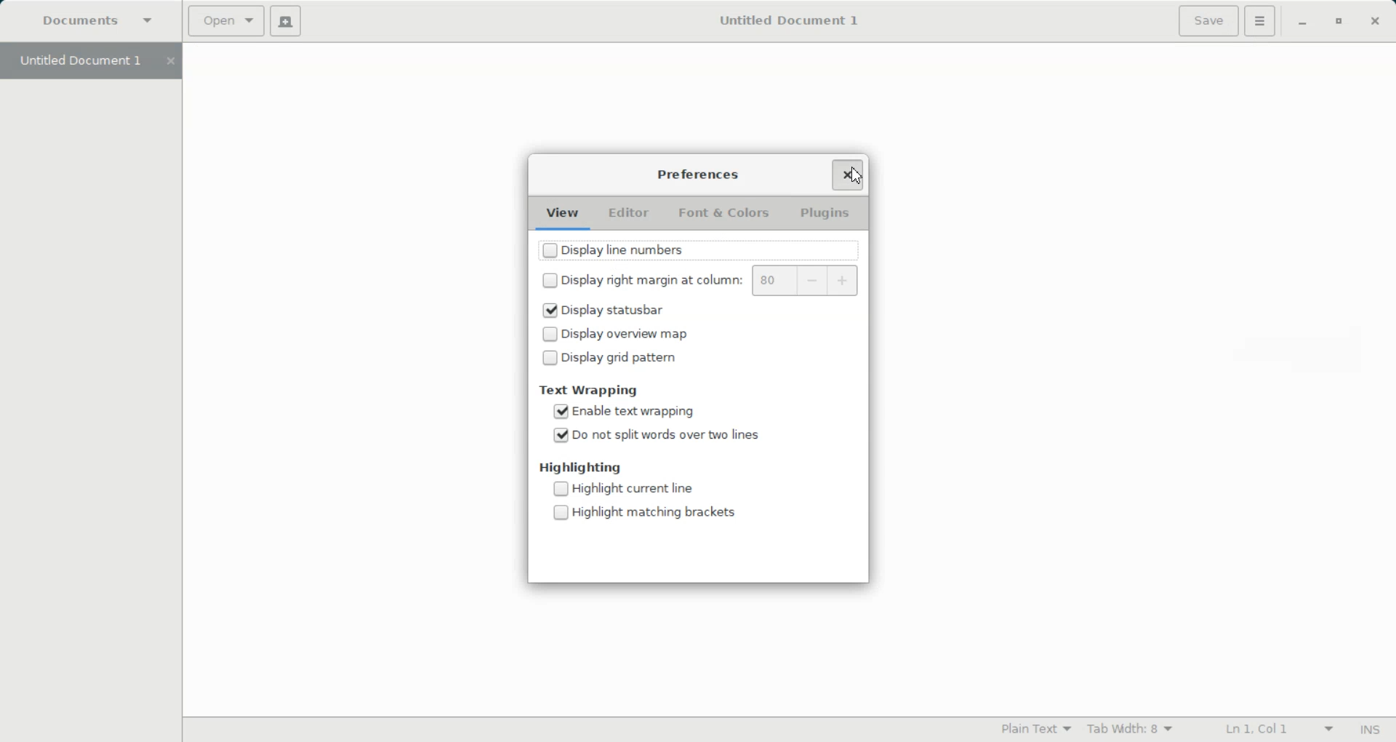  What do you see at coordinates (1340, 23) in the screenshot?
I see `Maximize` at bounding box center [1340, 23].